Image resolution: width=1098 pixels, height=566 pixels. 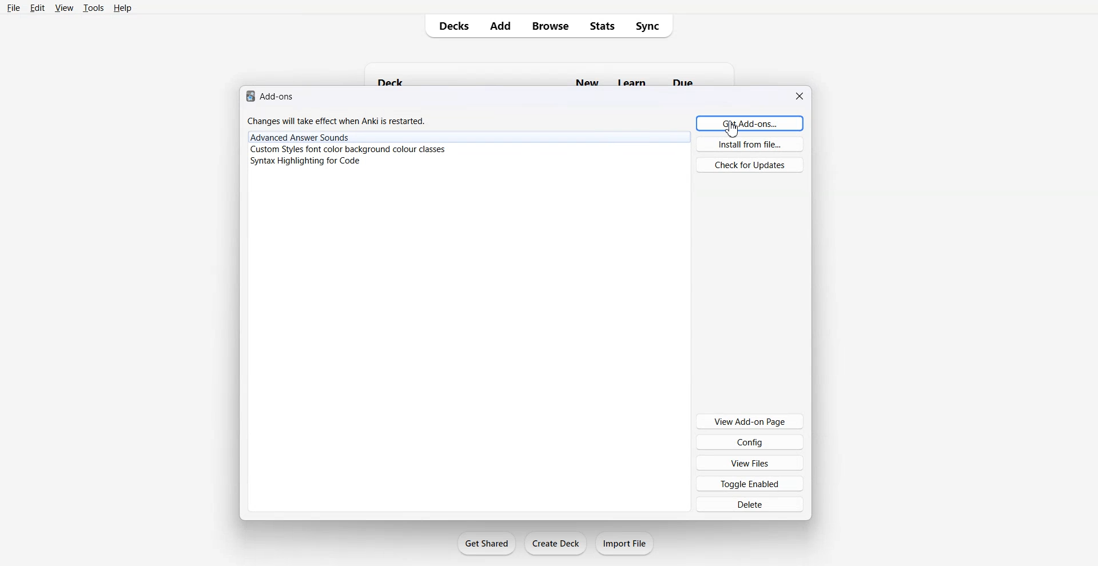 What do you see at coordinates (500, 26) in the screenshot?
I see `Add` at bounding box center [500, 26].